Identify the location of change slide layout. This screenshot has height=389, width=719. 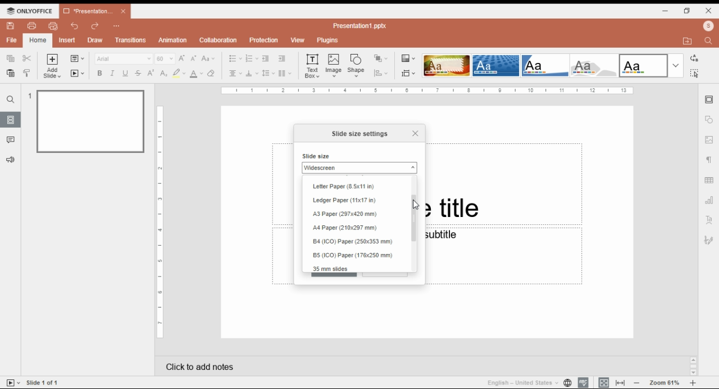
(77, 58).